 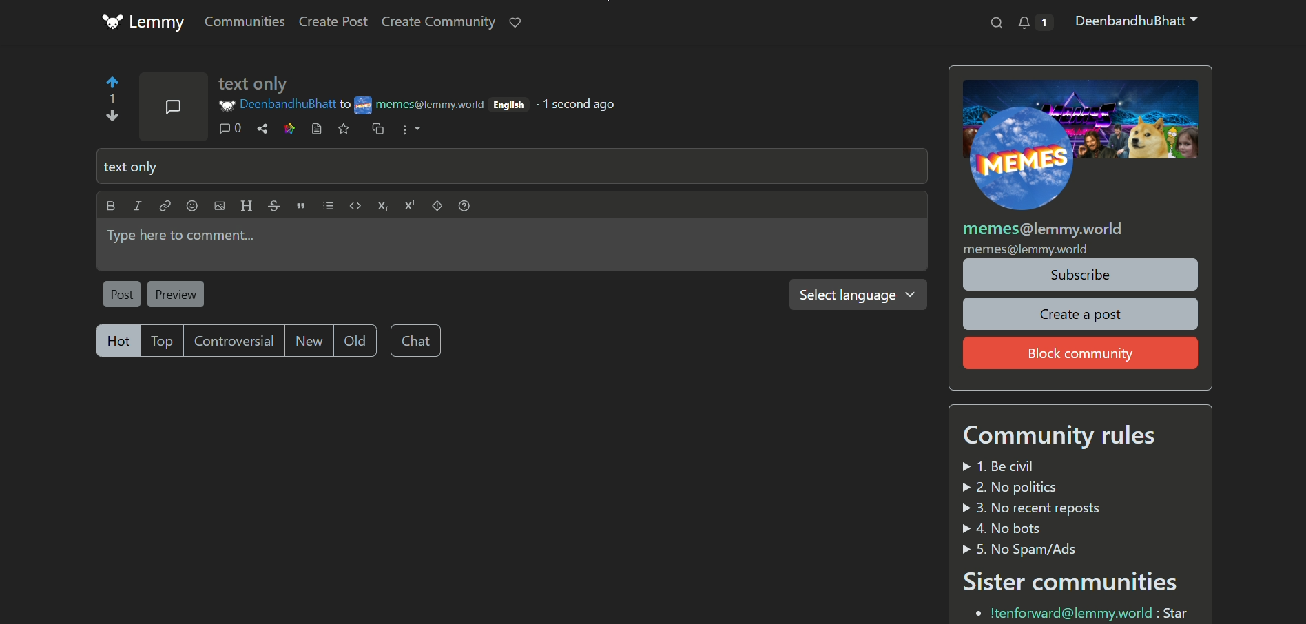 I want to click on profile name, so click(x=286, y=105).